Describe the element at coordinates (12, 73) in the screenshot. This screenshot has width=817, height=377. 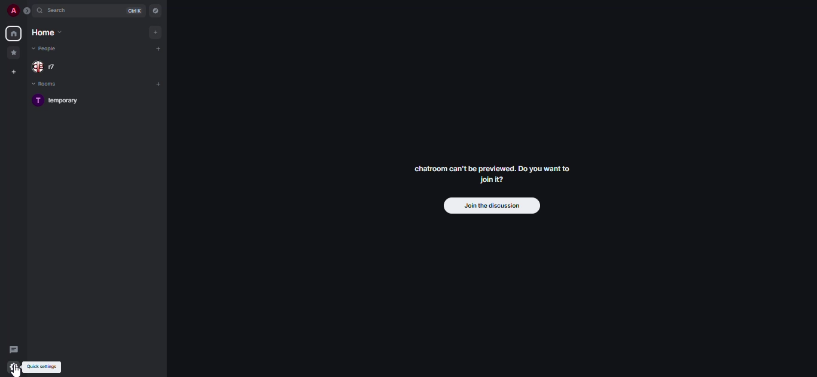
I see `create space` at that location.